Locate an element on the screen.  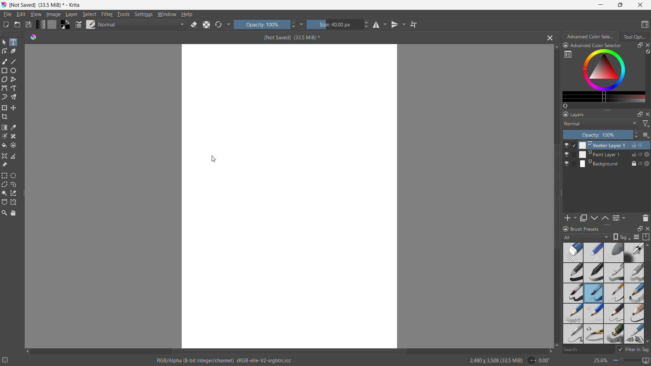
zoom tool  is located at coordinates (4, 212).